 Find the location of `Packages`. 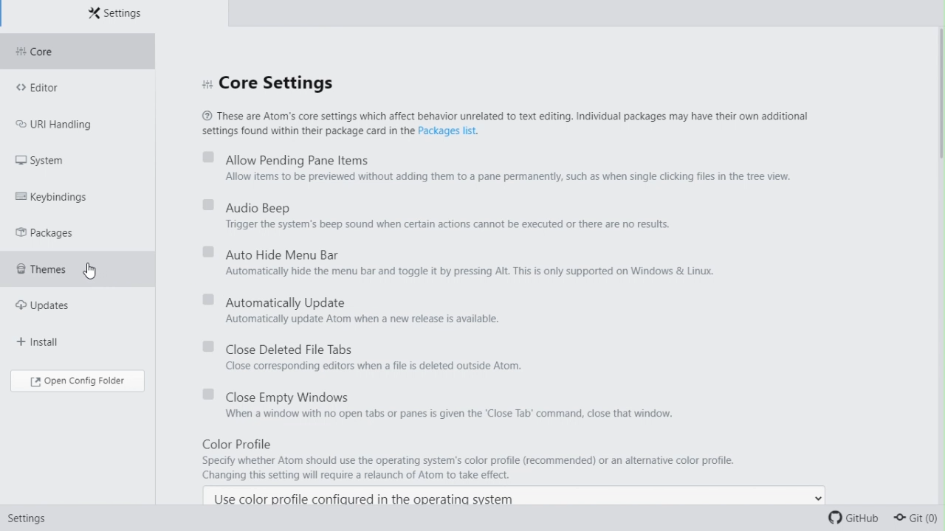

Packages is located at coordinates (49, 233).